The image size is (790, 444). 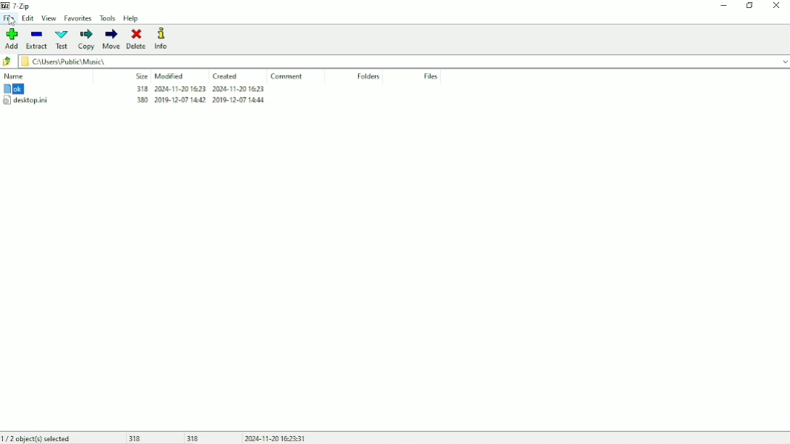 What do you see at coordinates (20, 6) in the screenshot?
I see `7 - Zip` at bounding box center [20, 6].